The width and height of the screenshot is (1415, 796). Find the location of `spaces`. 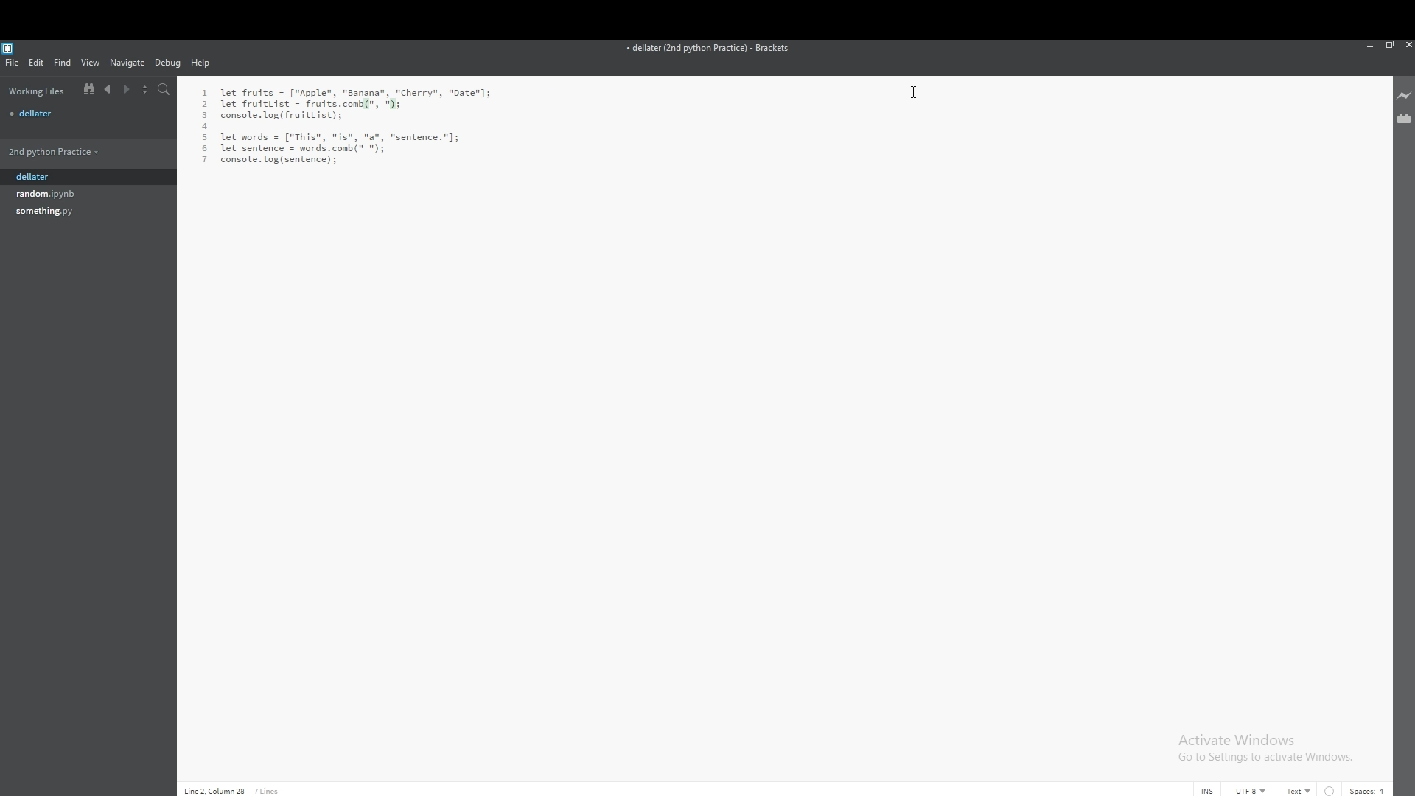

spaces is located at coordinates (1369, 789).